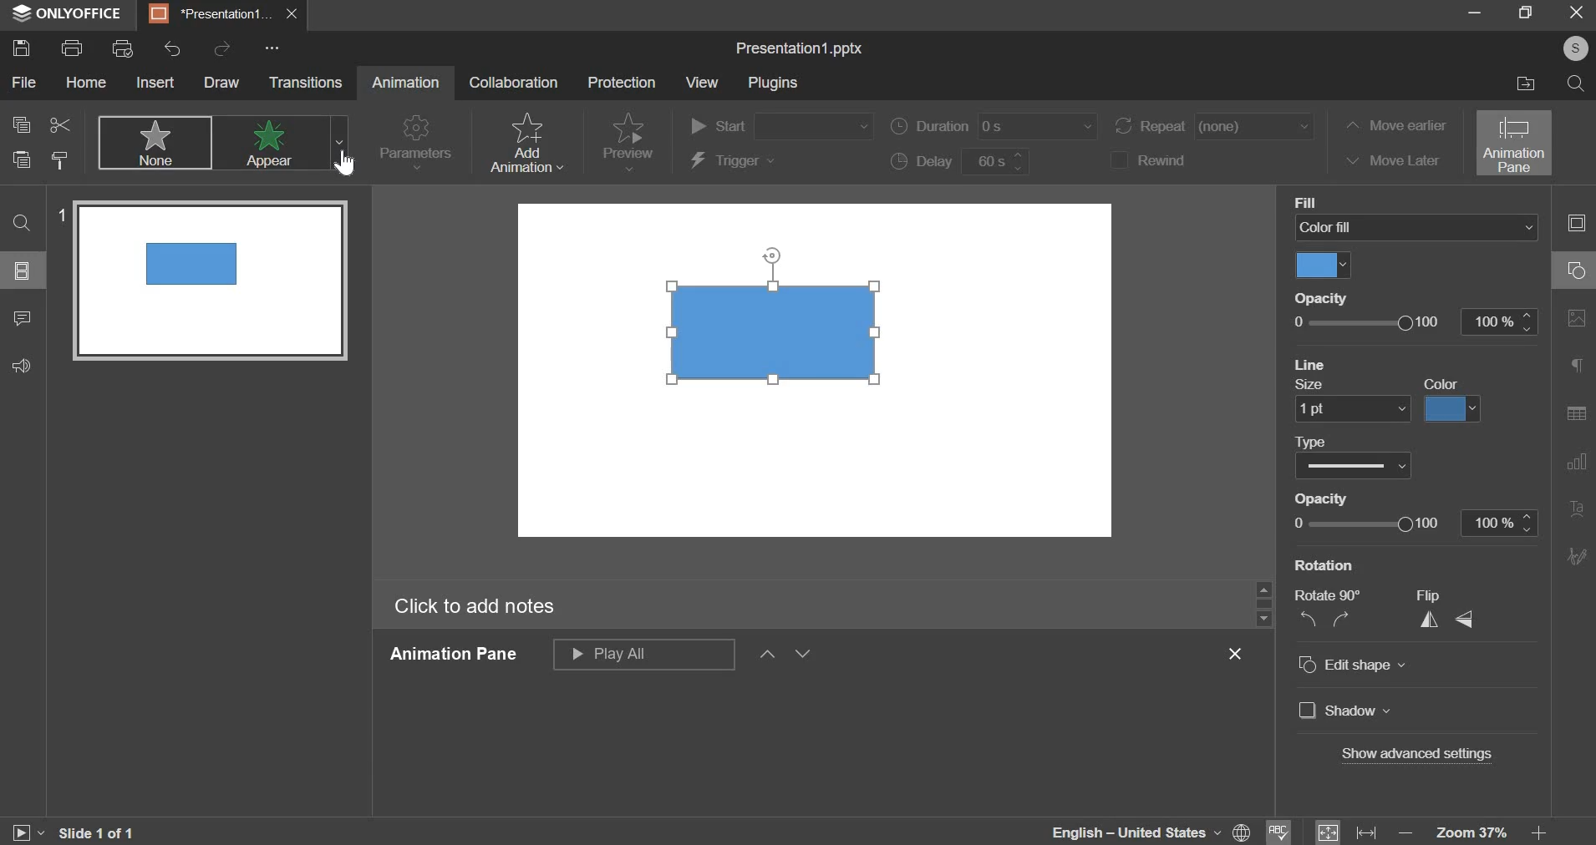  I want to click on paste, so click(22, 160).